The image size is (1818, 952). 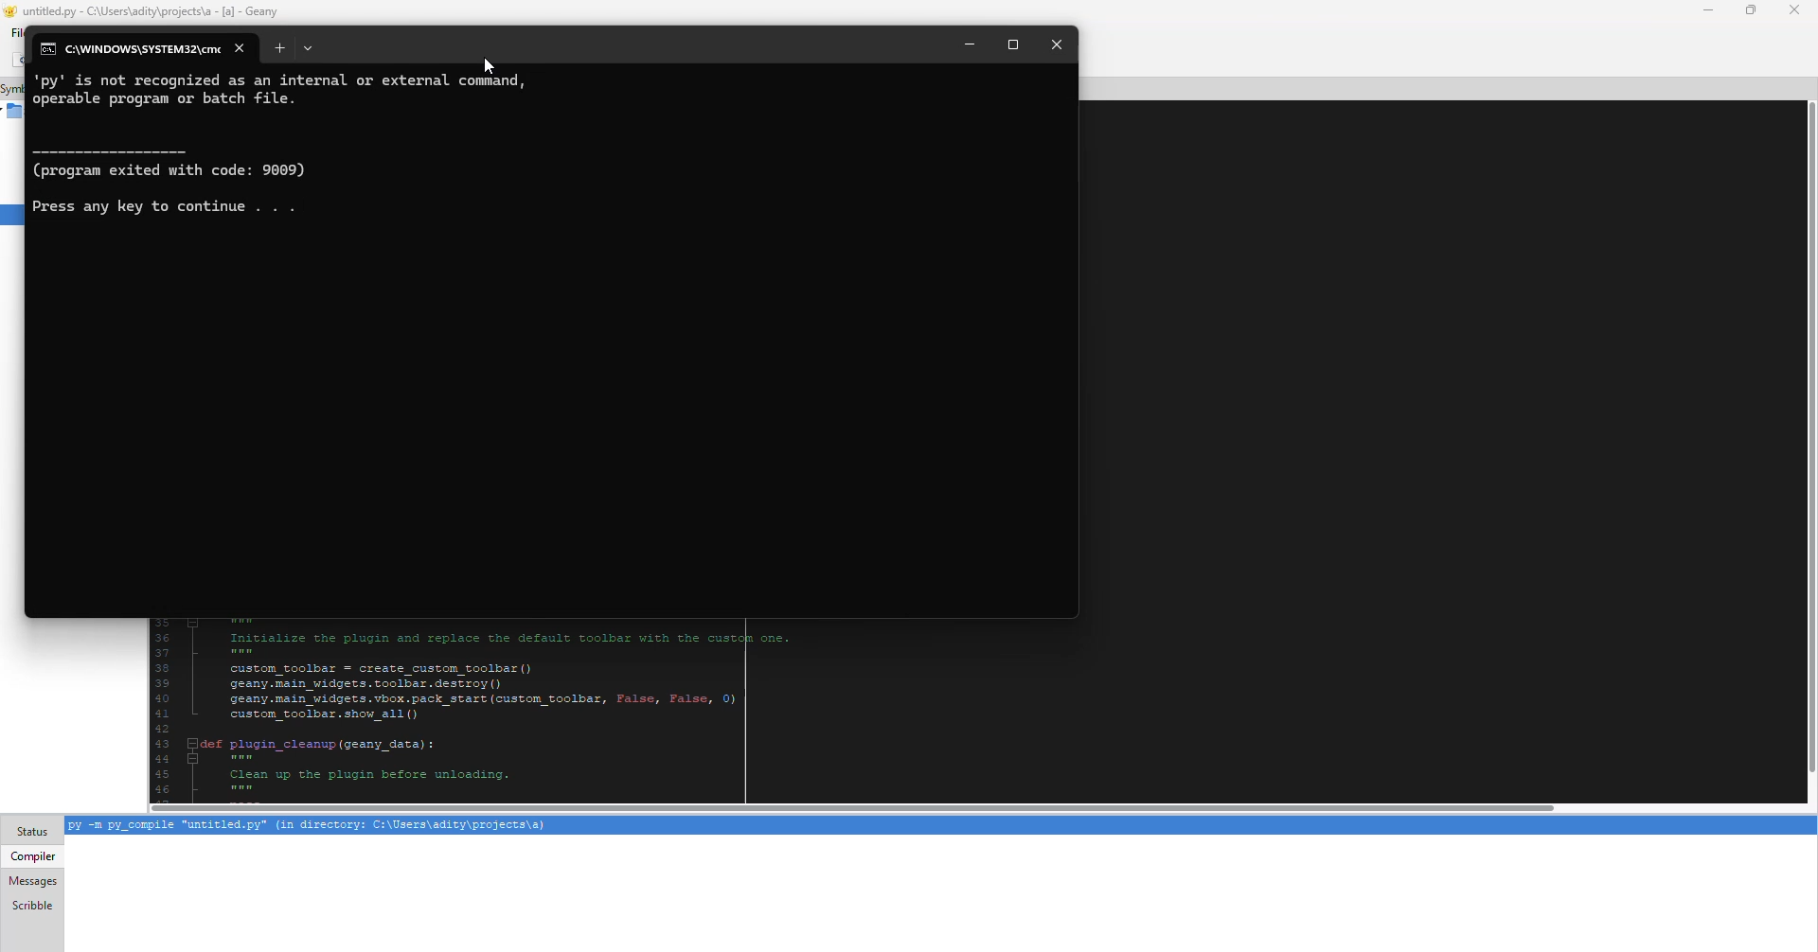 What do you see at coordinates (134, 51) in the screenshot?
I see `cmd` at bounding box center [134, 51].